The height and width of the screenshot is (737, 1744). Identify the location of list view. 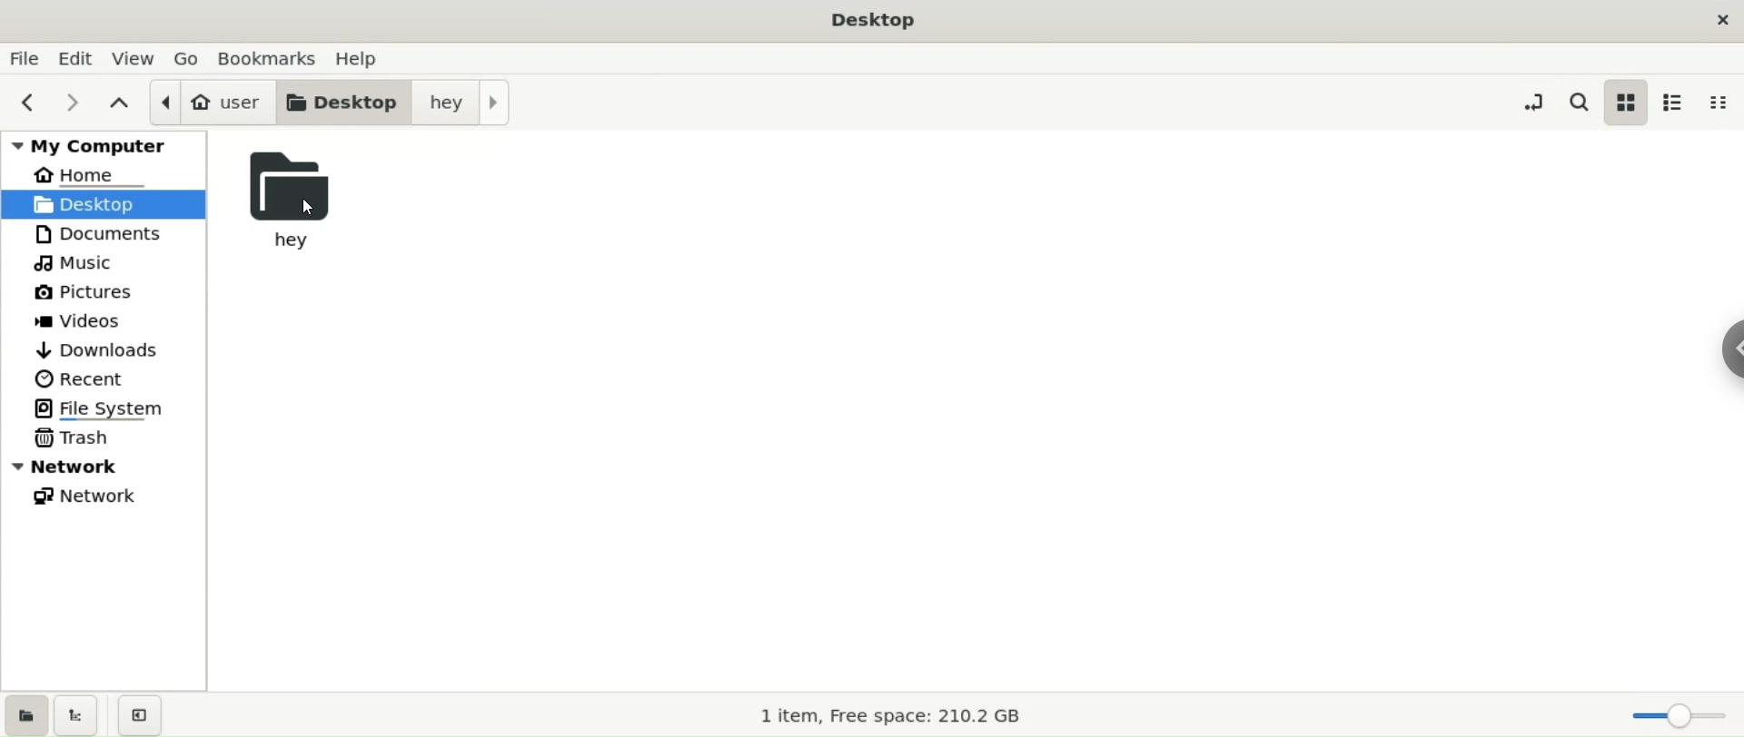
(1677, 103).